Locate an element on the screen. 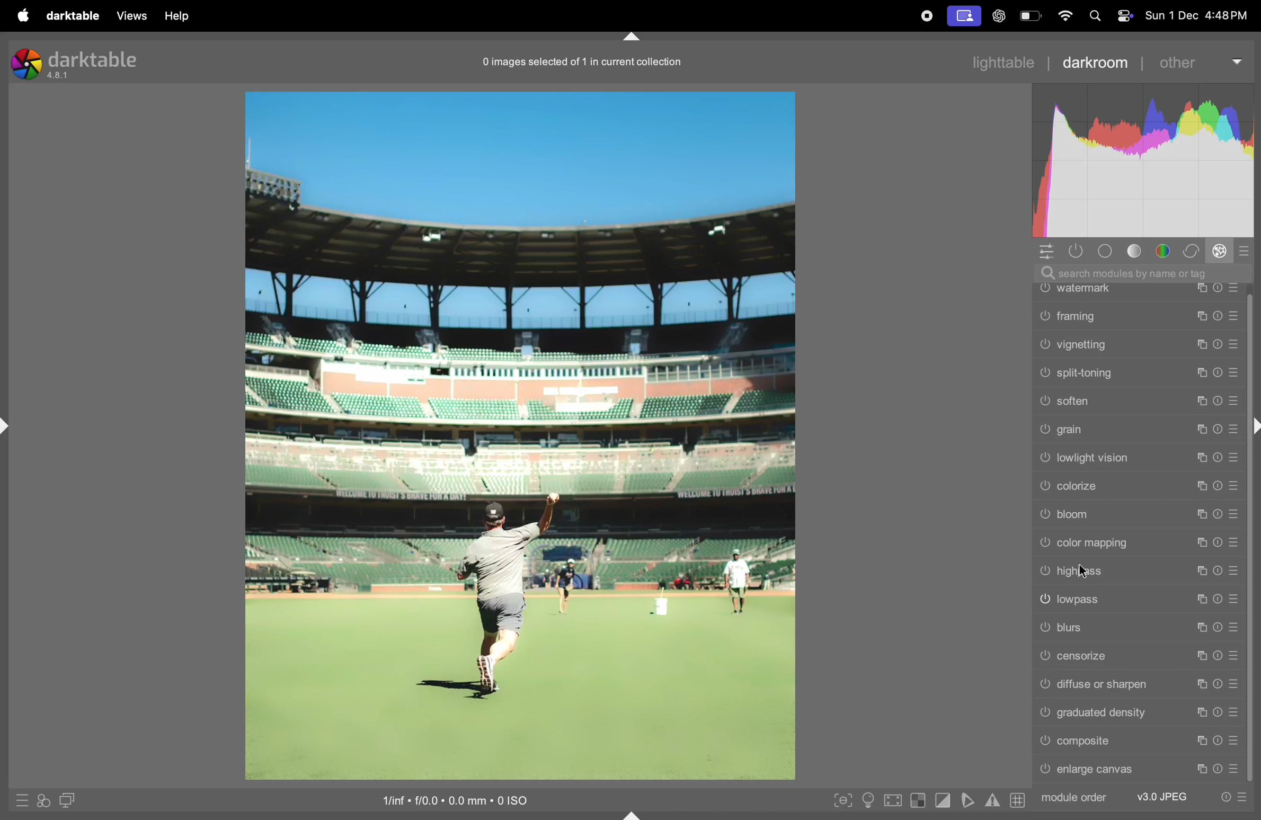 This screenshot has height=820, width=1261. histogram is located at coordinates (1148, 165).